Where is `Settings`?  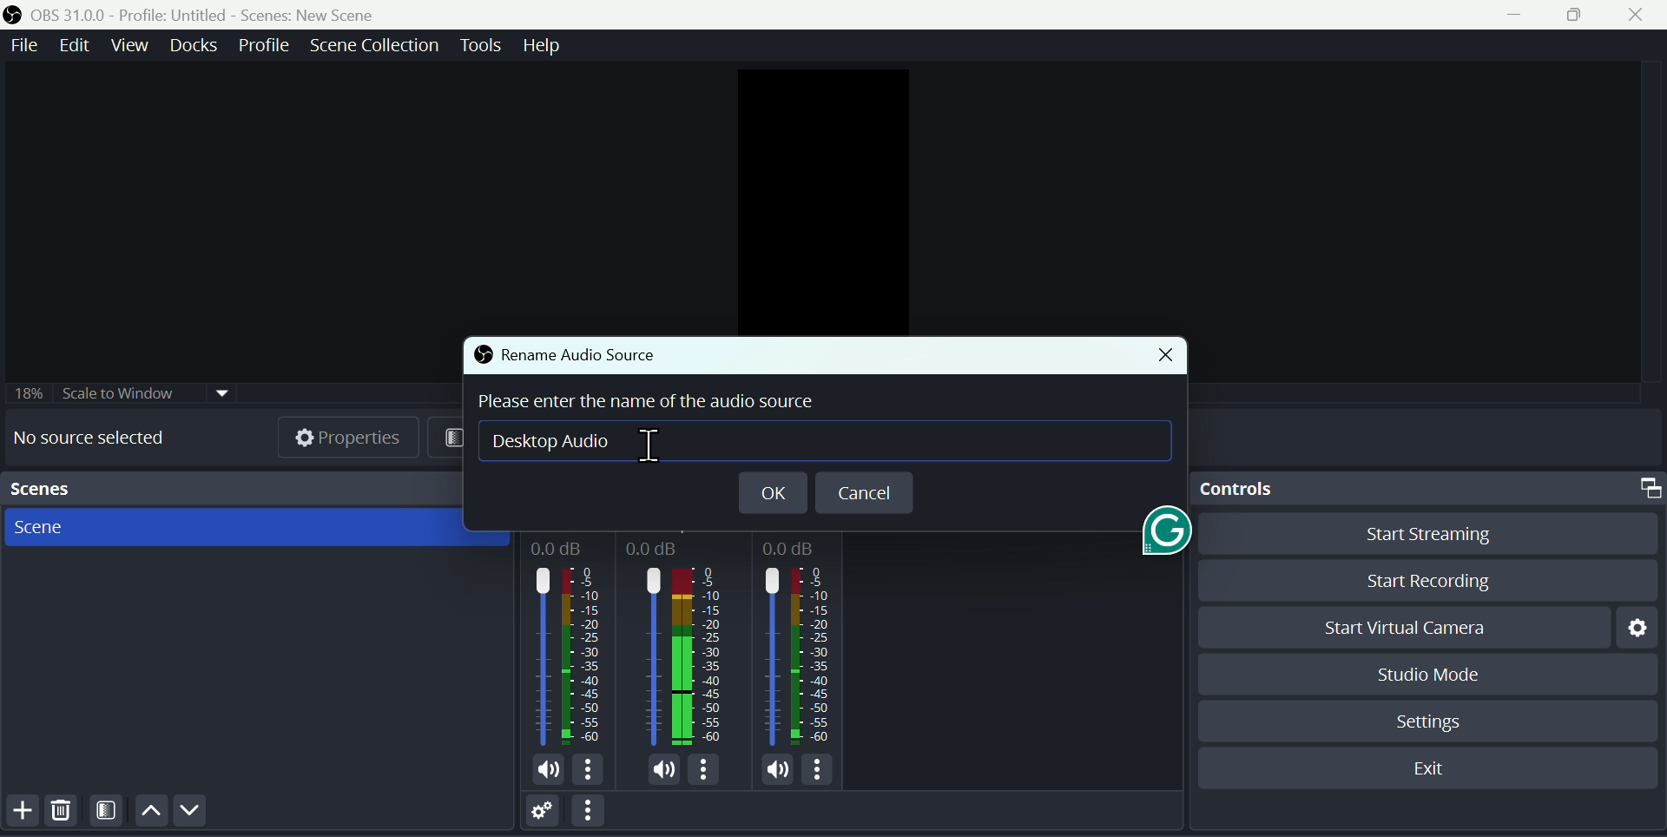
Settings is located at coordinates (1430, 721).